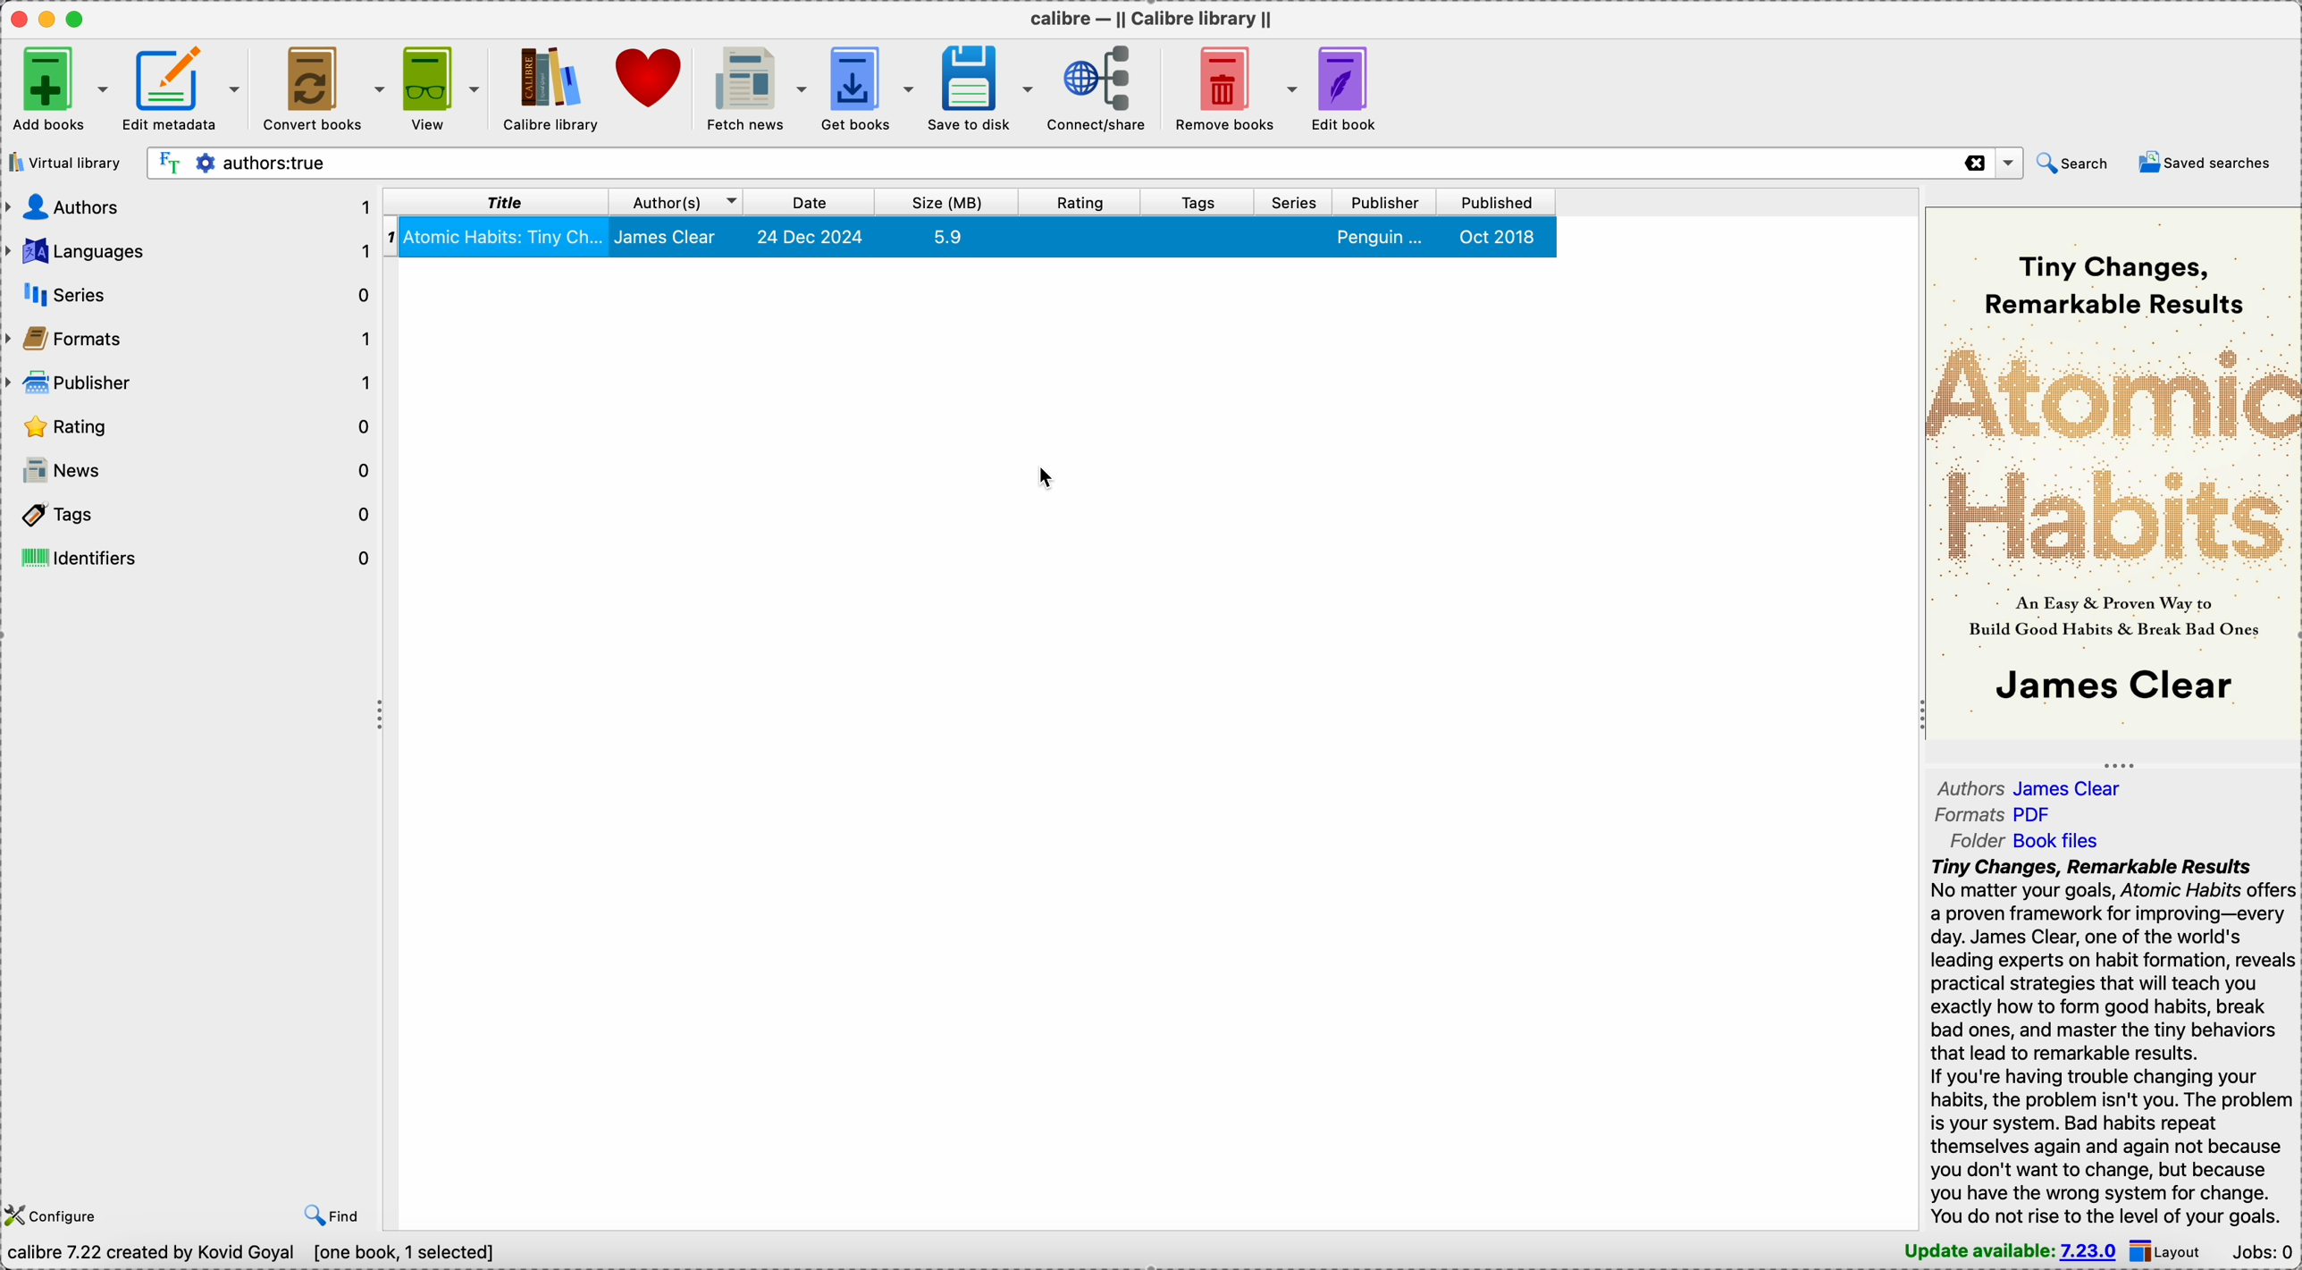 This screenshot has height=1270, width=2302. Describe the element at coordinates (2262, 1252) in the screenshot. I see `Jobs: 0` at that location.